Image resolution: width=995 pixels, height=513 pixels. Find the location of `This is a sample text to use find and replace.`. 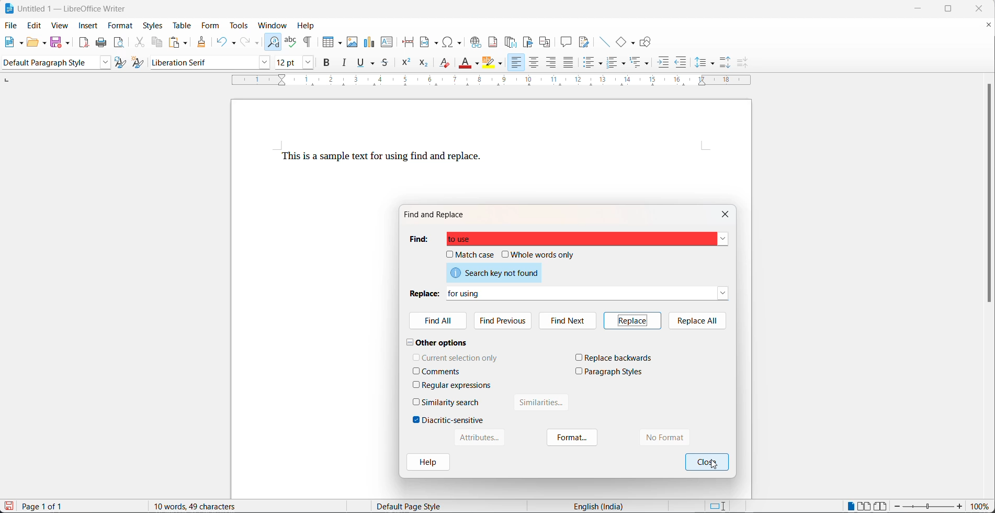

This is a sample text to use find and replace. is located at coordinates (385, 155).